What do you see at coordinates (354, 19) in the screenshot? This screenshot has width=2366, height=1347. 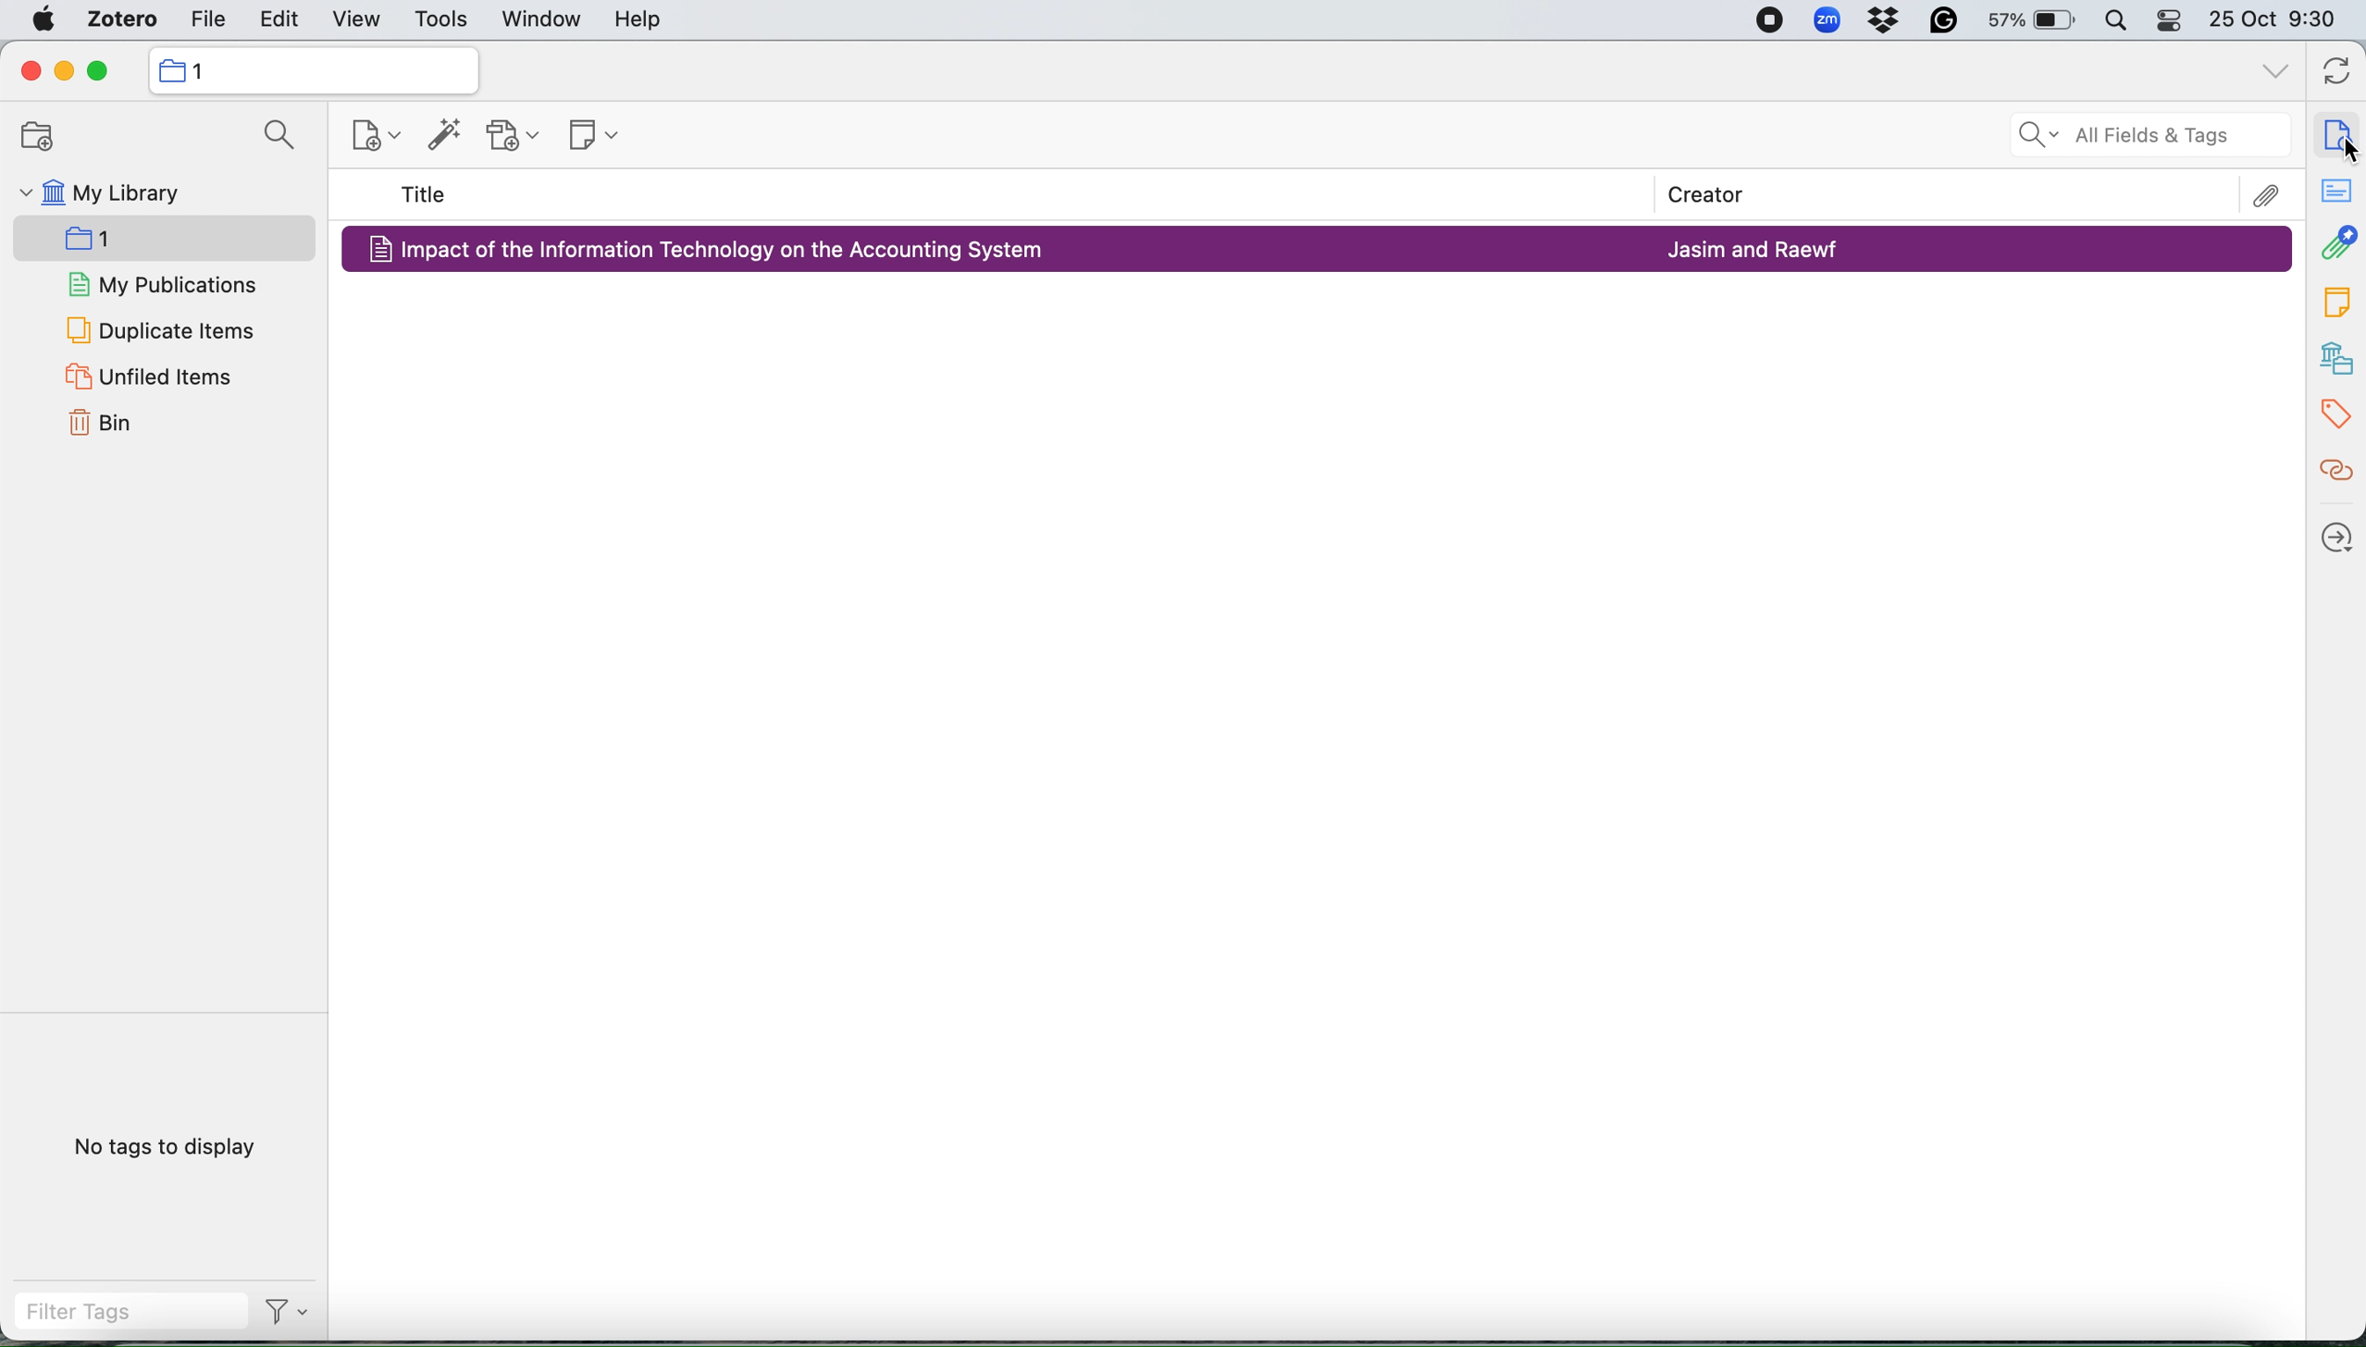 I see `view` at bounding box center [354, 19].